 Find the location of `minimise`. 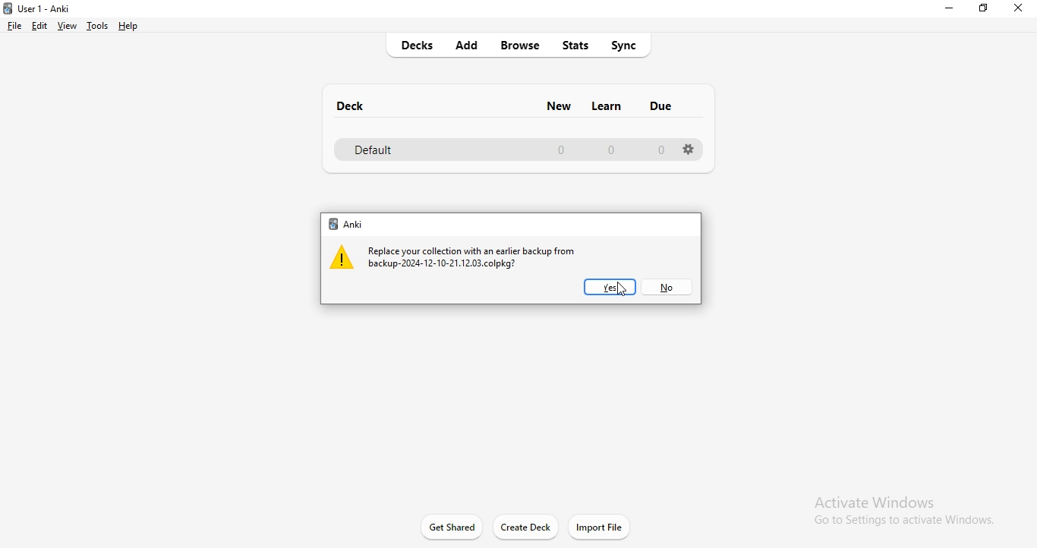

minimise is located at coordinates (947, 10).